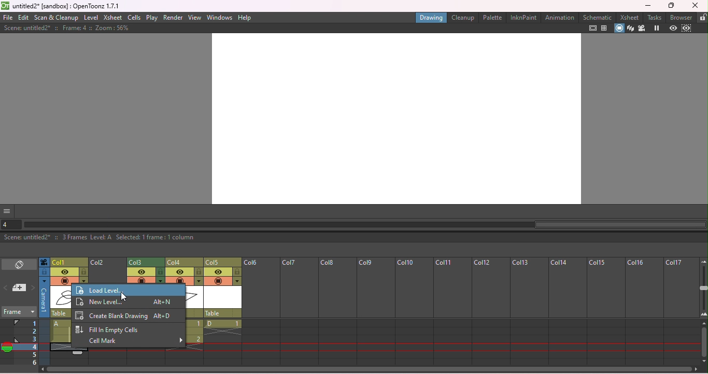 The height and width of the screenshot is (374, 708). What do you see at coordinates (452, 312) in the screenshot?
I see `column 11` at bounding box center [452, 312].